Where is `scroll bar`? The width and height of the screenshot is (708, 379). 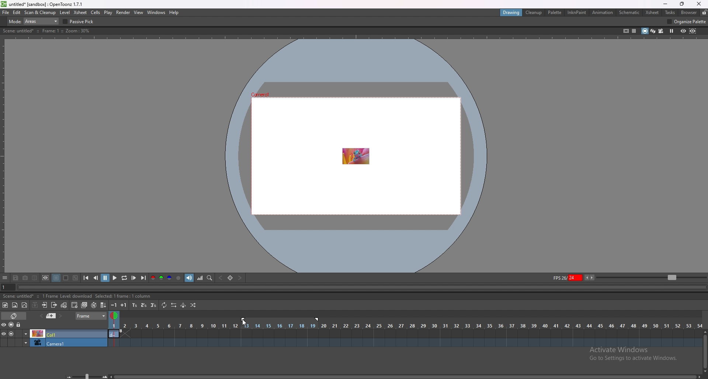 scroll bar is located at coordinates (405, 376).